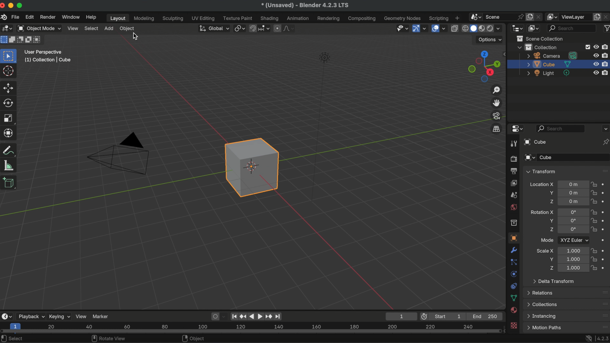  I want to click on XYZ Euler, so click(574, 240).